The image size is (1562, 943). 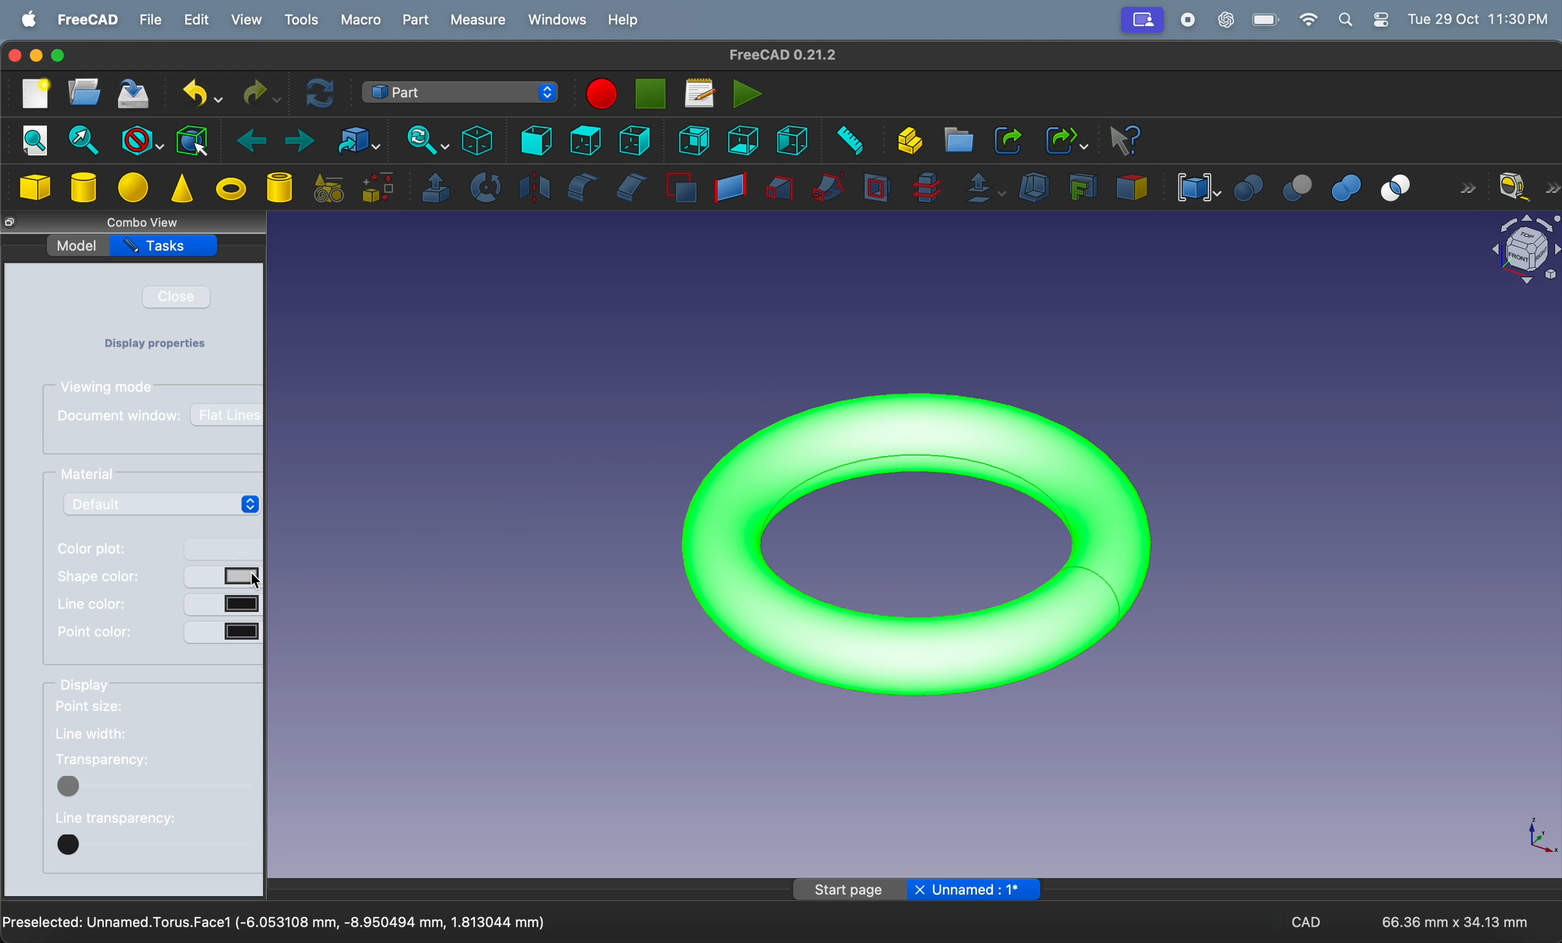 I want to click on cone, so click(x=182, y=189).